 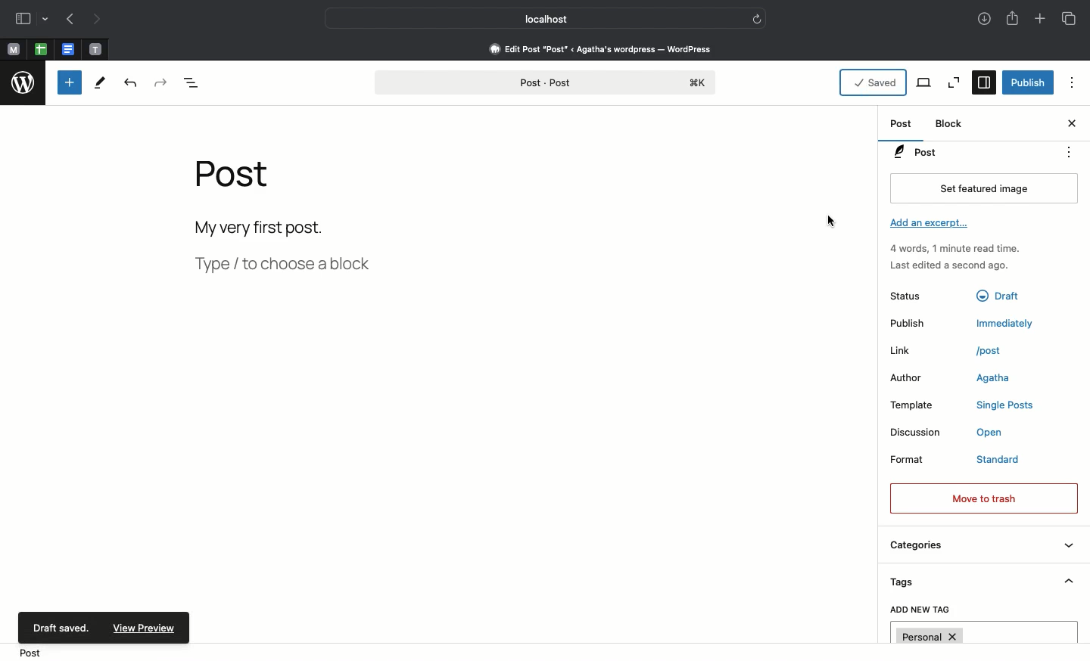 I want to click on Settings, so click(x=983, y=82).